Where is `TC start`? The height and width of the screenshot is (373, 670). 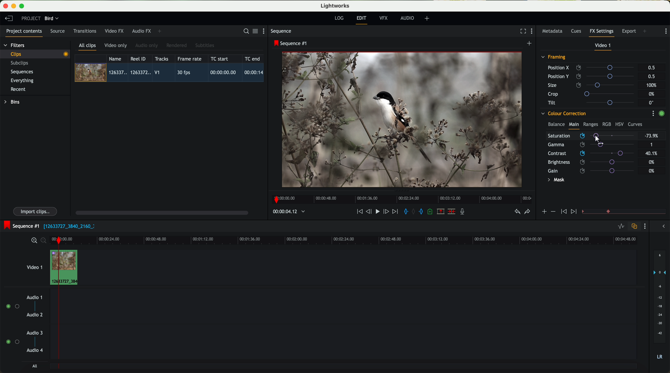
TC start is located at coordinates (220, 58).